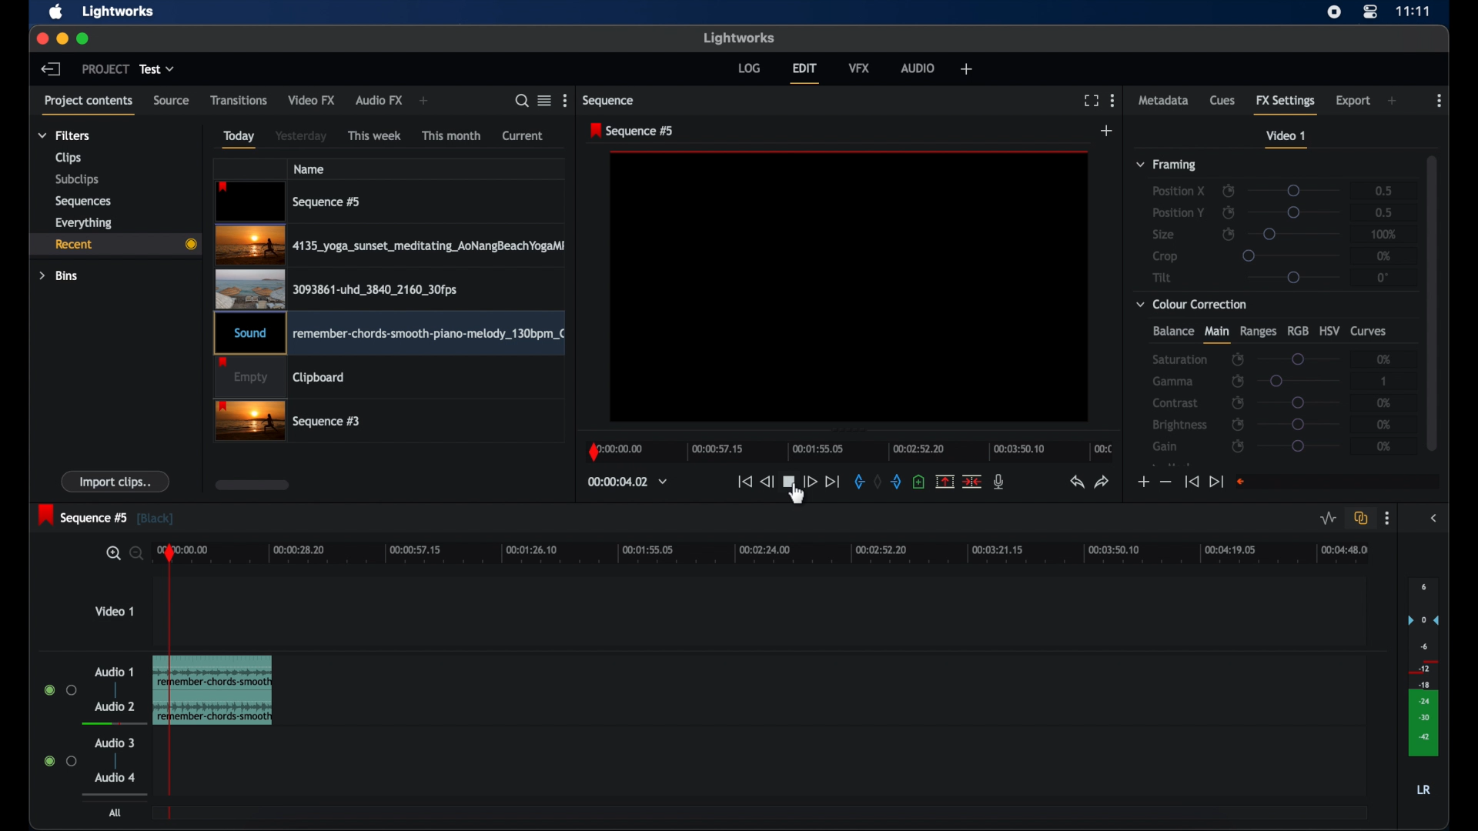 The height and width of the screenshot is (831, 1478). Describe the element at coordinates (115, 481) in the screenshot. I see `import clips` at that location.